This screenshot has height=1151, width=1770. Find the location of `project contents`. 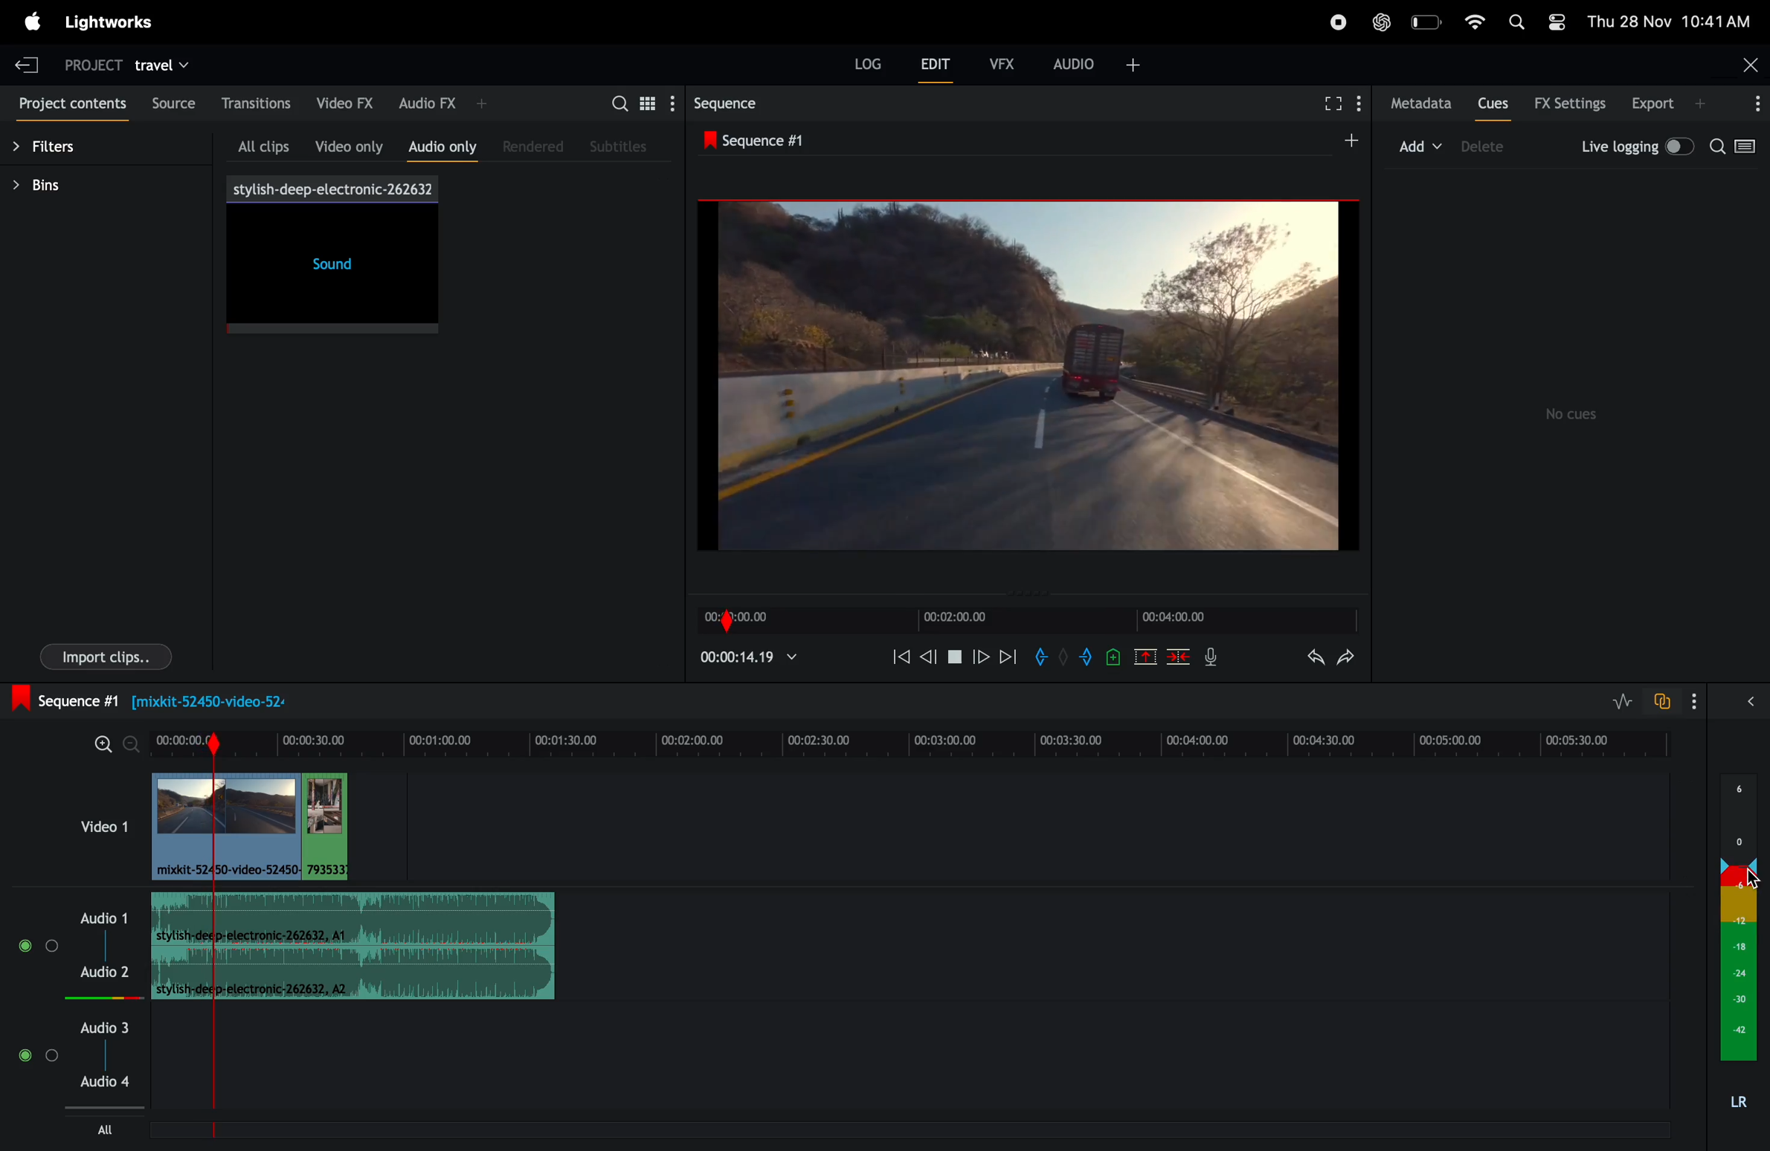

project contents is located at coordinates (70, 99).